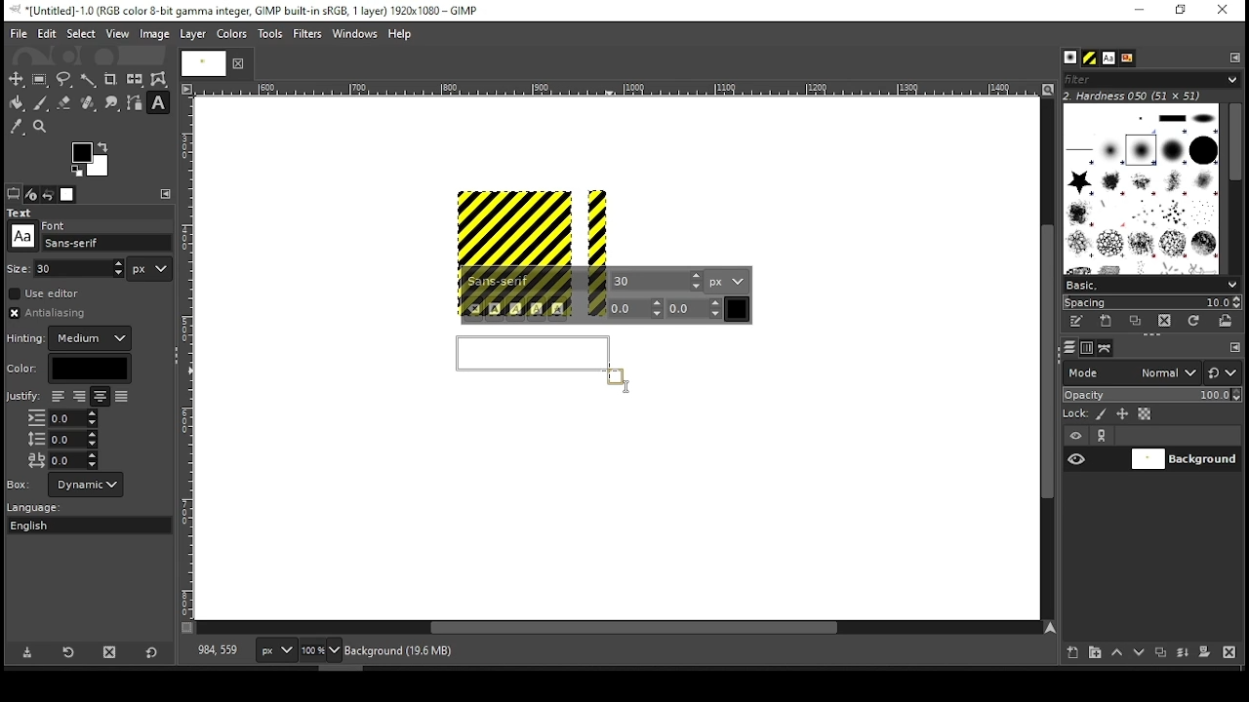 This screenshot has height=702, width=1249. What do you see at coordinates (1141, 321) in the screenshot?
I see `duplicate this brush` at bounding box center [1141, 321].